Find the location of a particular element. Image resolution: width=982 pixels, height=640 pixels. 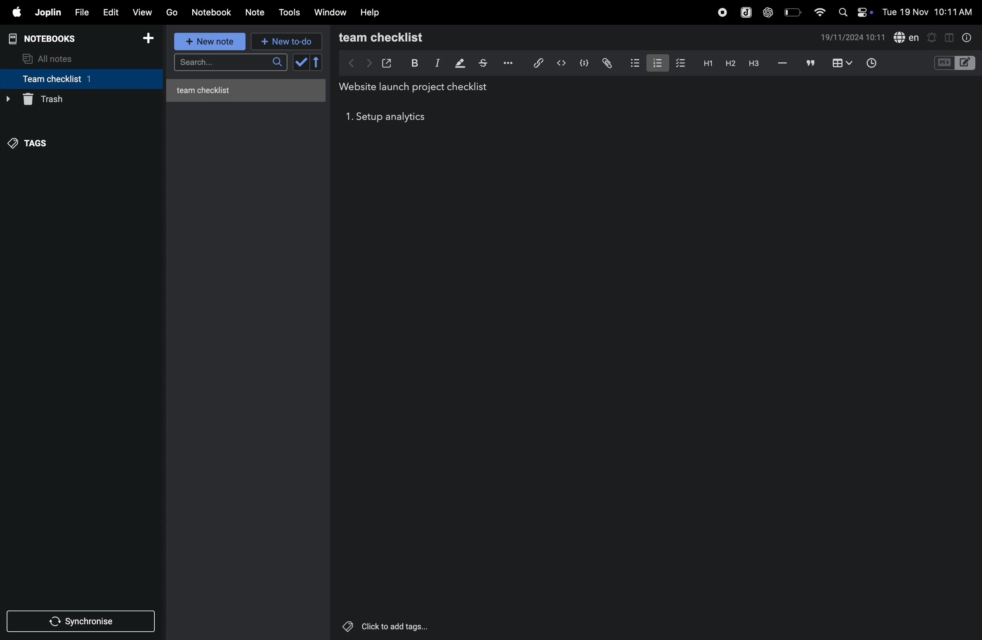

hyperlink is located at coordinates (535, 62).